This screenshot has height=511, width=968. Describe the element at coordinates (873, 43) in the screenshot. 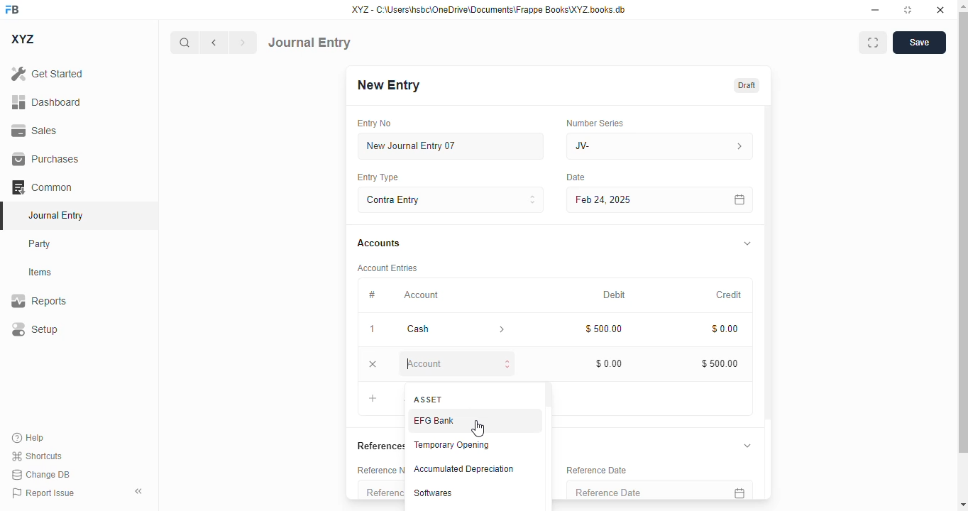

I see `maximise window` at that location.